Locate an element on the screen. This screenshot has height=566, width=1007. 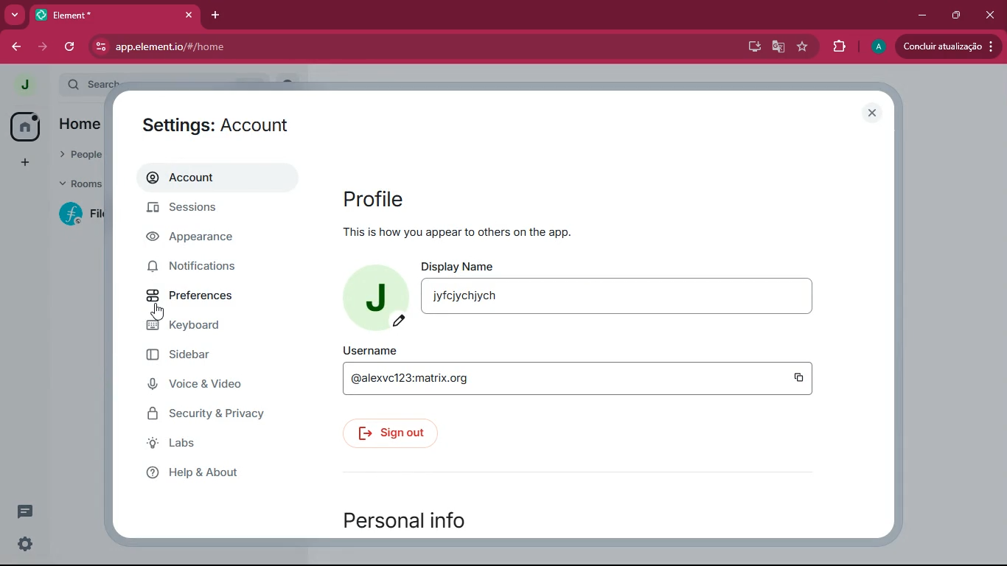
notifications is located at coordinates (204, 269).